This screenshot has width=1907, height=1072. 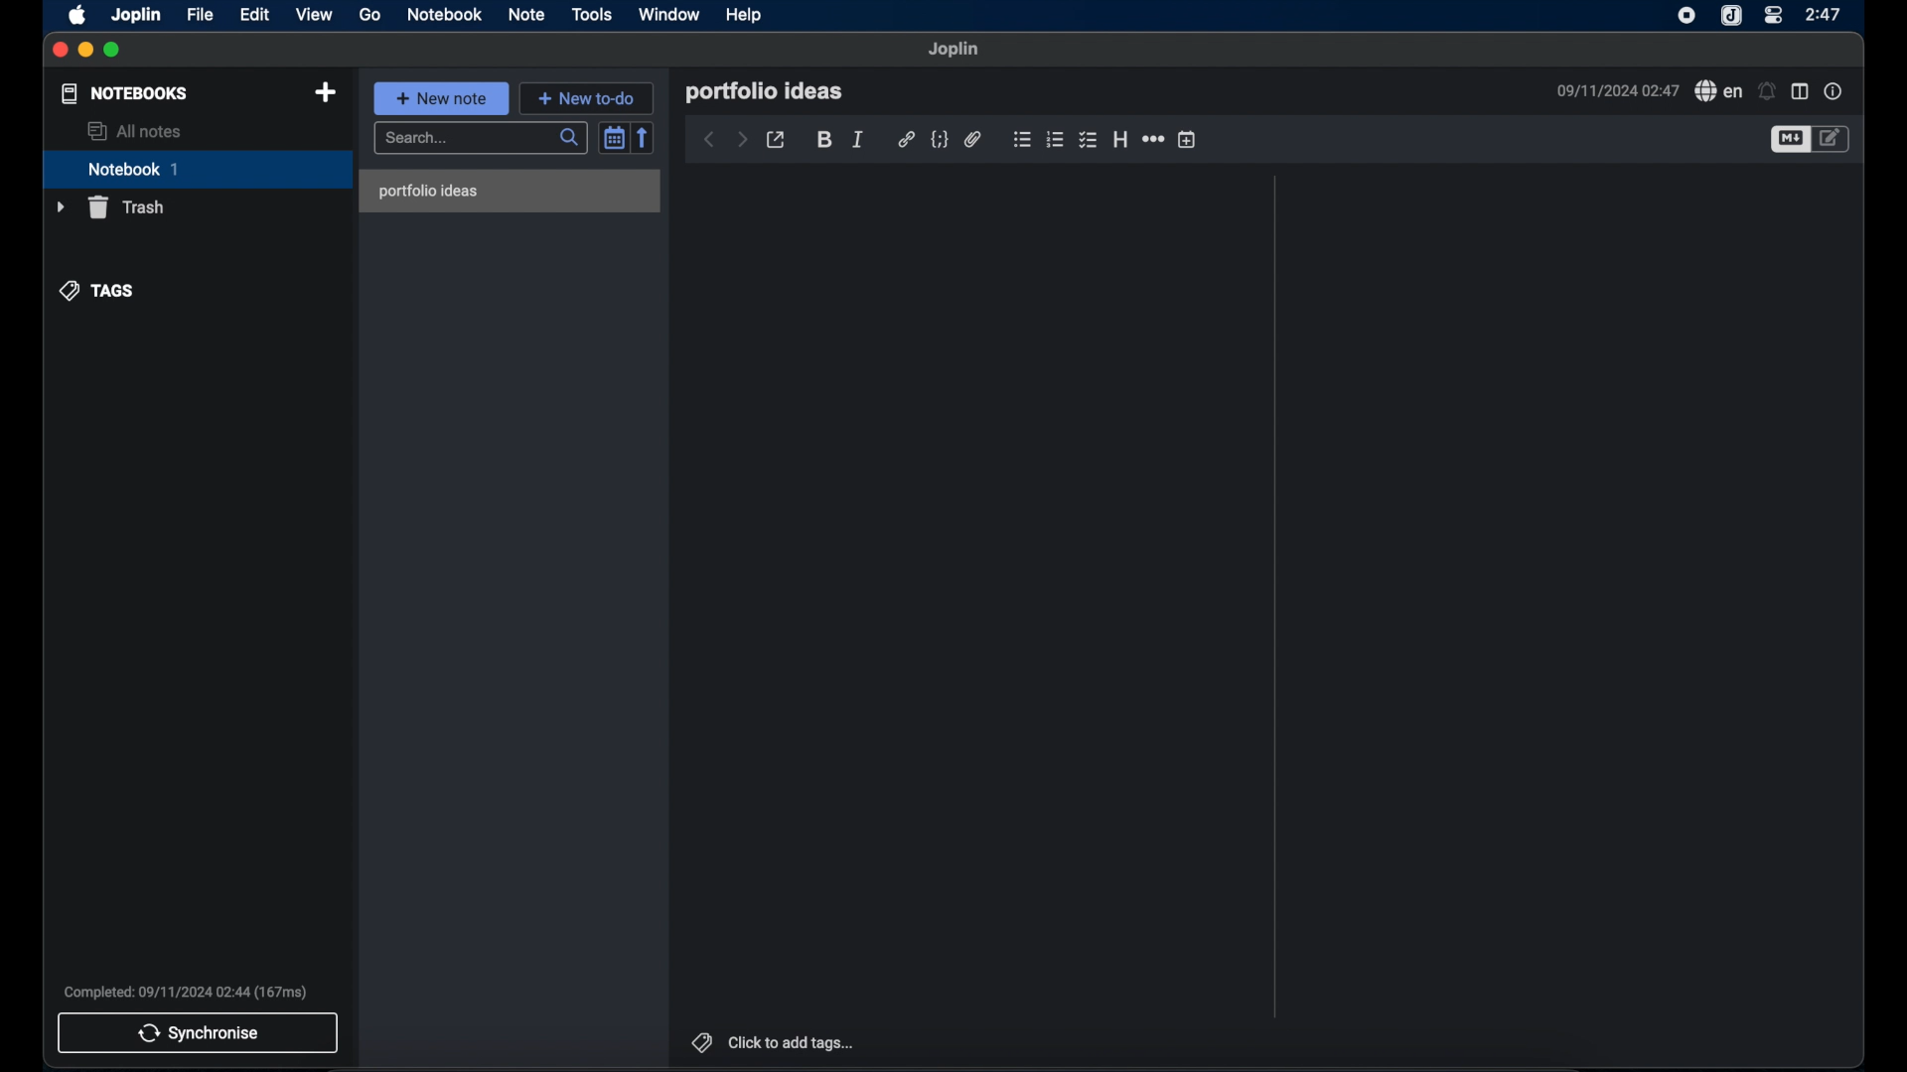 What do you see at coordinates (645, 137) in the screenshot?
I see `reverse  sort order` at bounding box center [645, 137].